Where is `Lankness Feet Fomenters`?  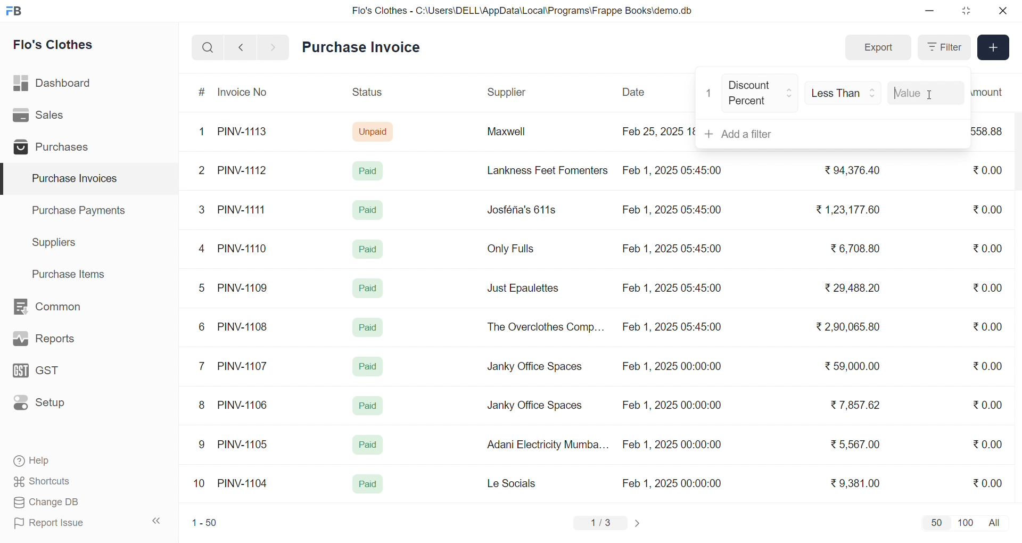 Lankness Feet Fomenters is located at coordinates (541, 170).